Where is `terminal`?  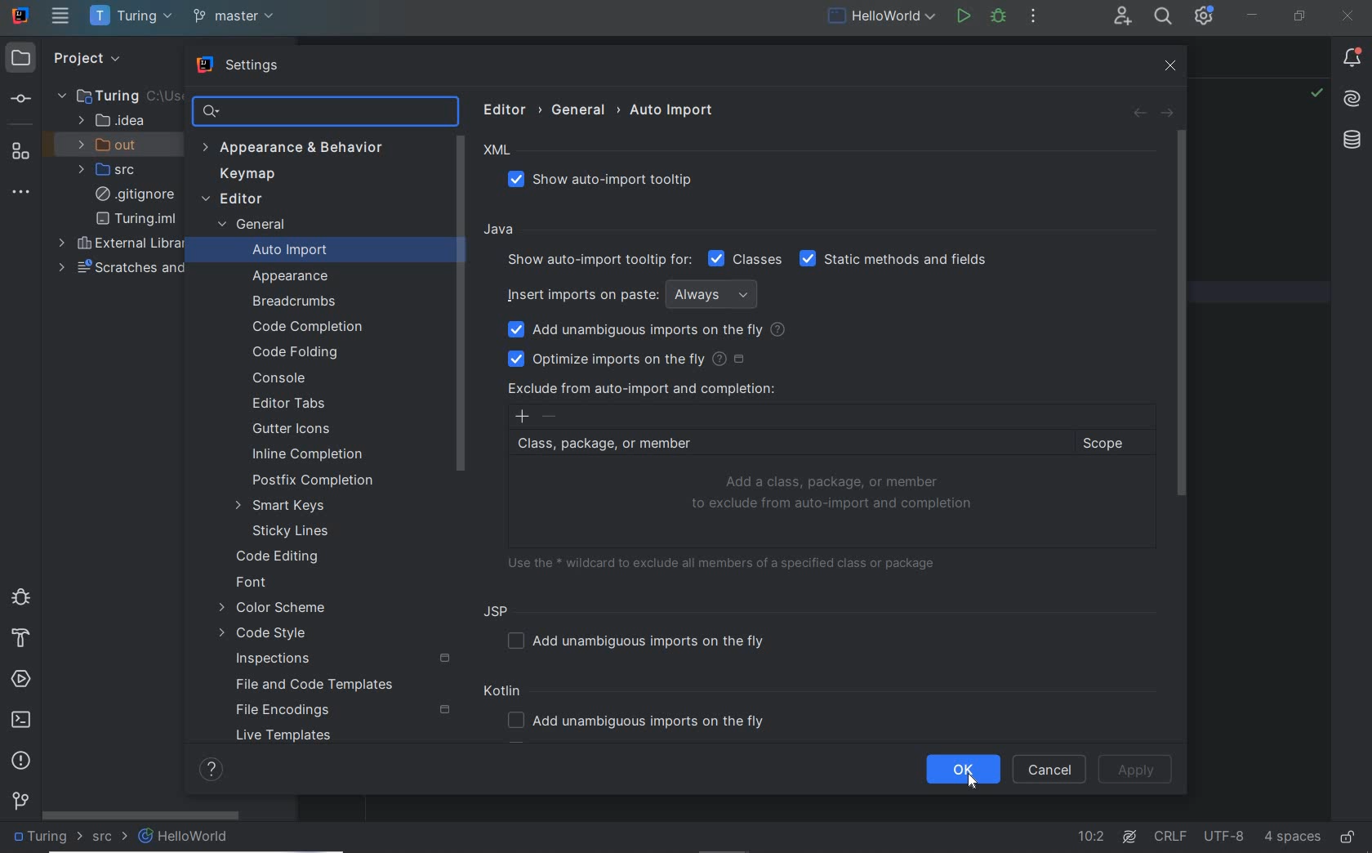 terminal is located at coordinates (23, 721).